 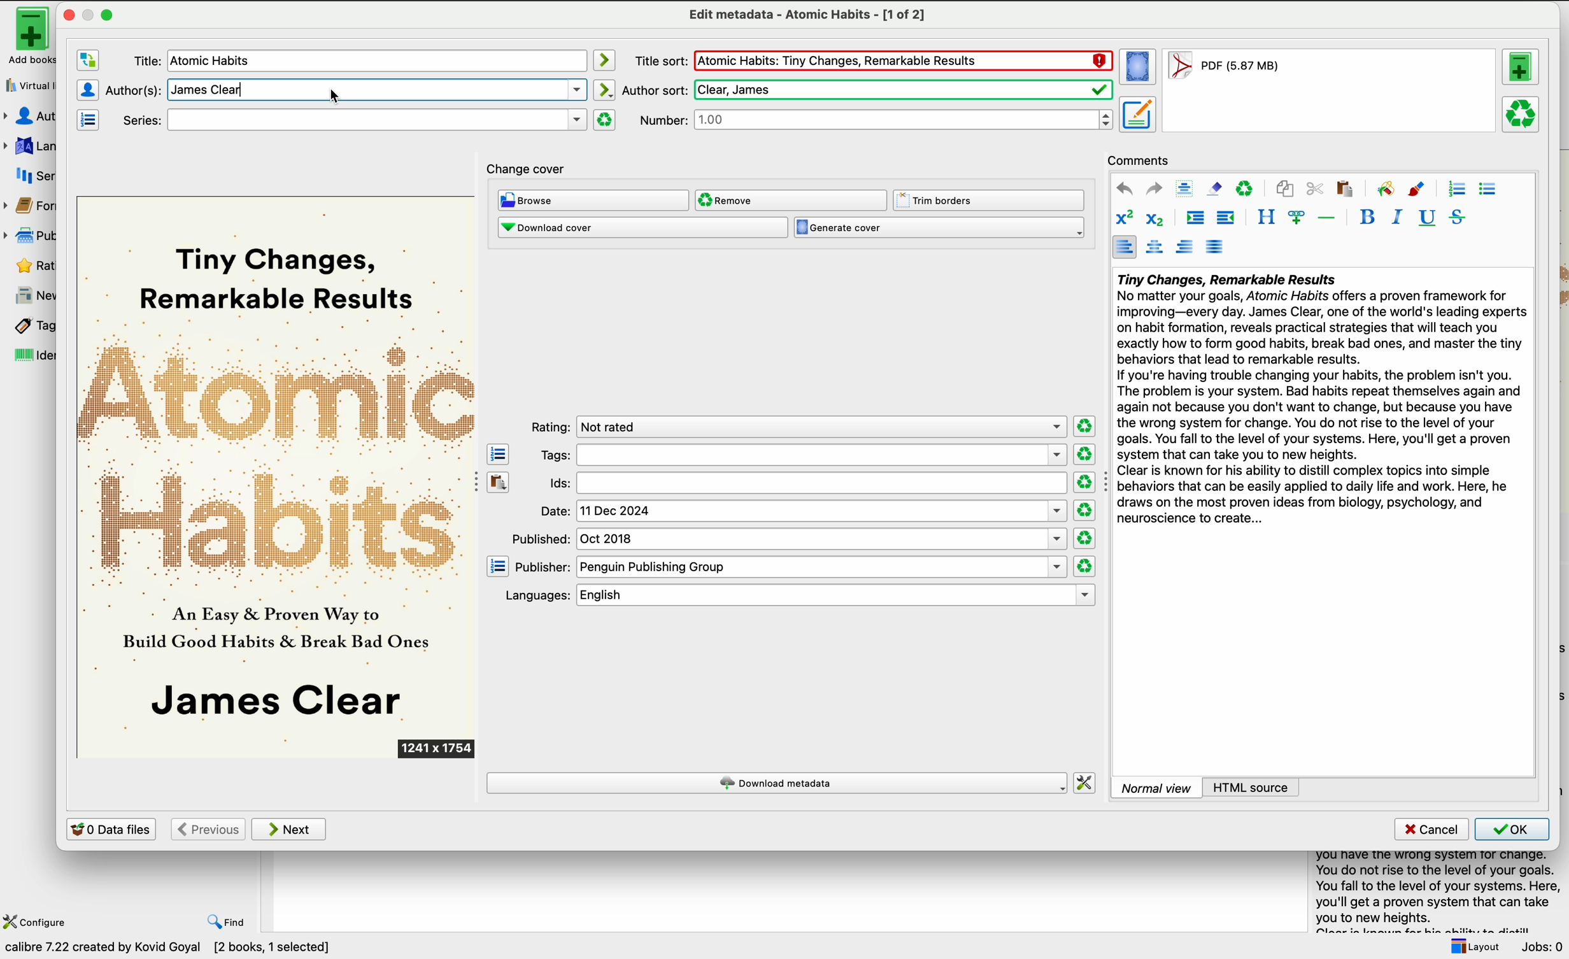 What do you see at coordinates (31, 208) in the screenshot?
I see `formats` at bounding box center [31, 208].